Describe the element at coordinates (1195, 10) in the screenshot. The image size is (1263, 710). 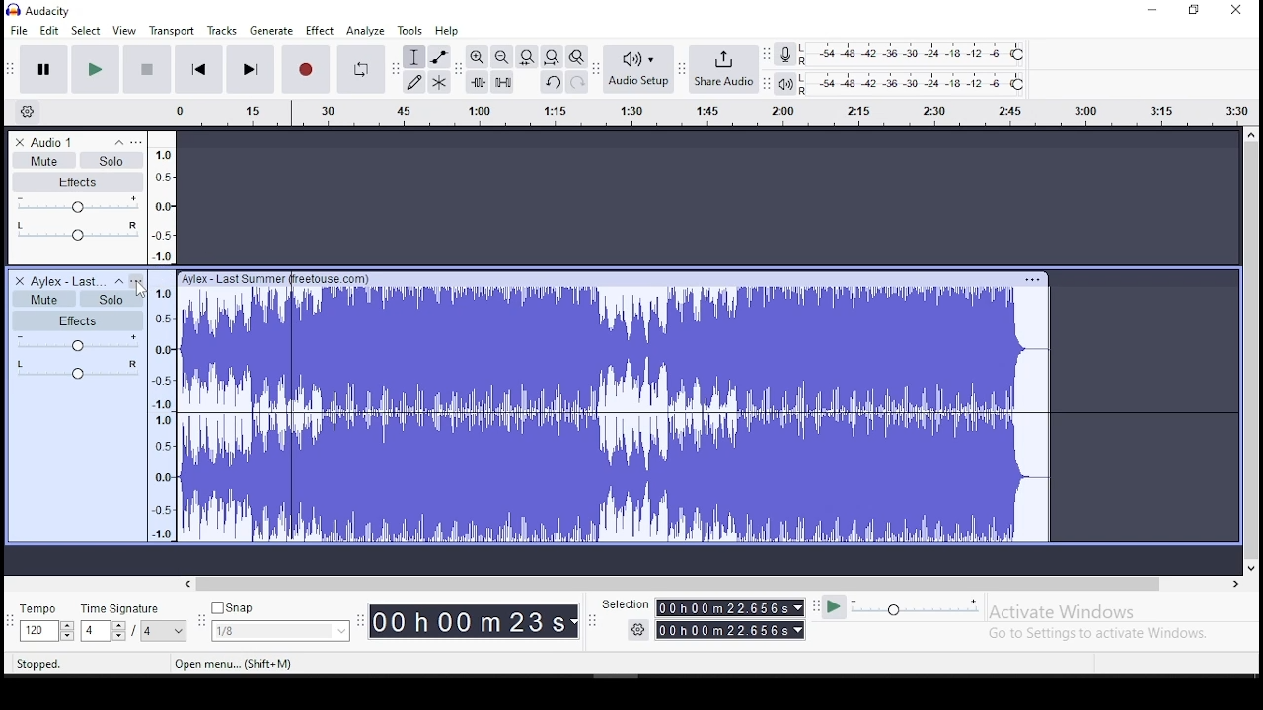
I see `restore` at that location.